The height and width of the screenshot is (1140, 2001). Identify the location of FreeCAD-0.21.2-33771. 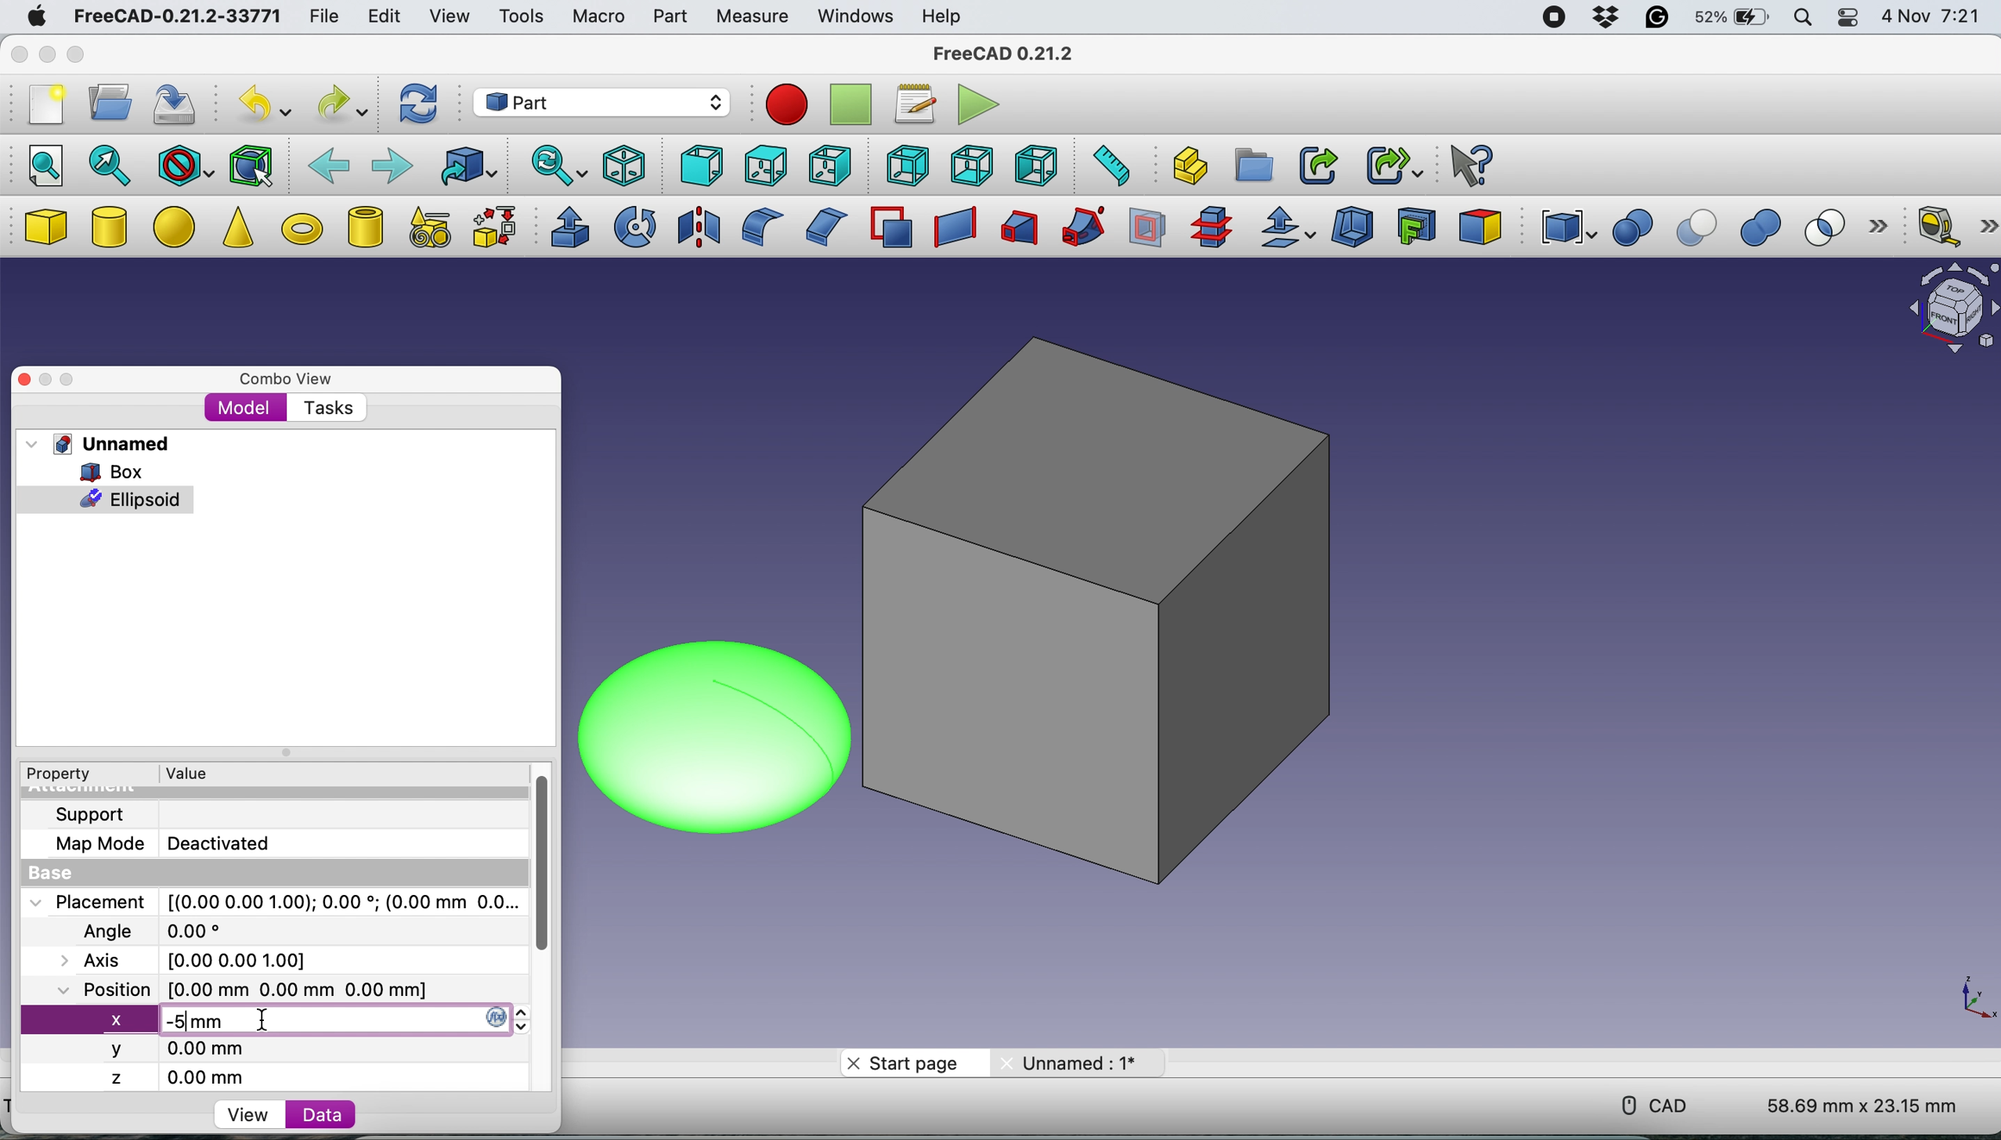
(174, 17).